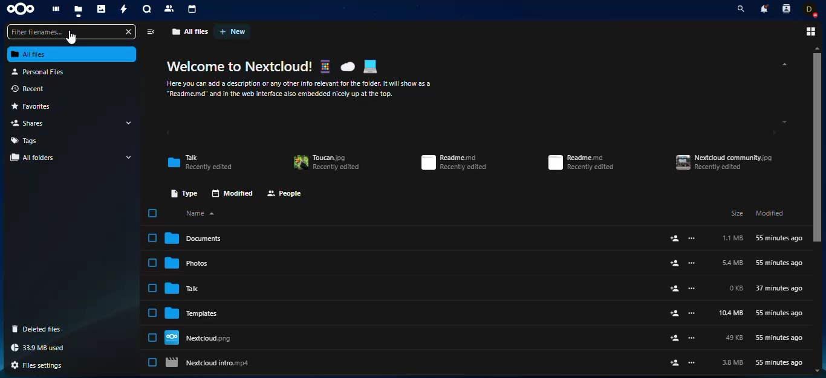 This screenshot has width=826, height=378. Describe the element at coordinates (125, 10) in the screenshot. I see `activity` at that location.